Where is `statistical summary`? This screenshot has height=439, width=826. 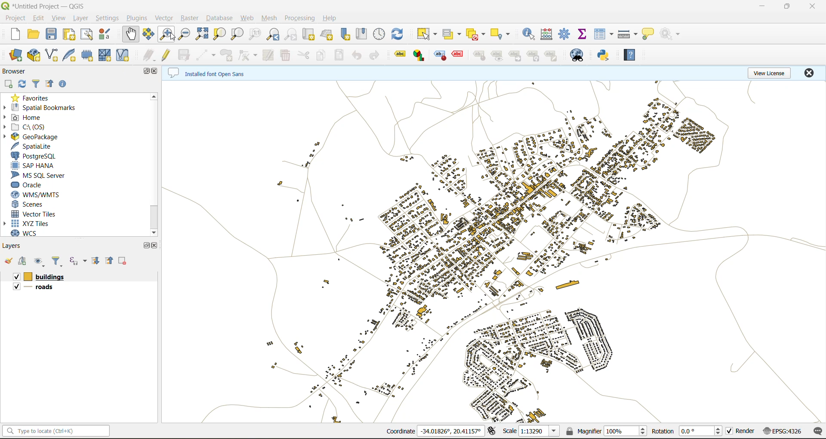 statistical summary is located at coordinates (585, 36).